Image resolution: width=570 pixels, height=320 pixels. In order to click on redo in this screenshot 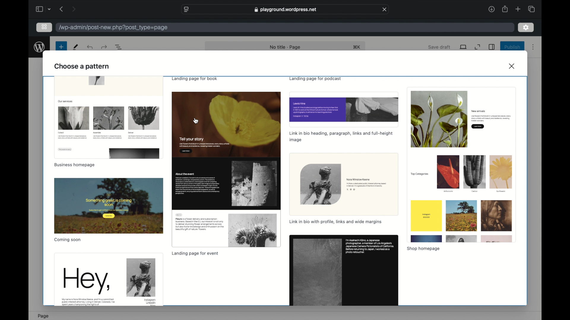, I will do `click(90, 47)`.